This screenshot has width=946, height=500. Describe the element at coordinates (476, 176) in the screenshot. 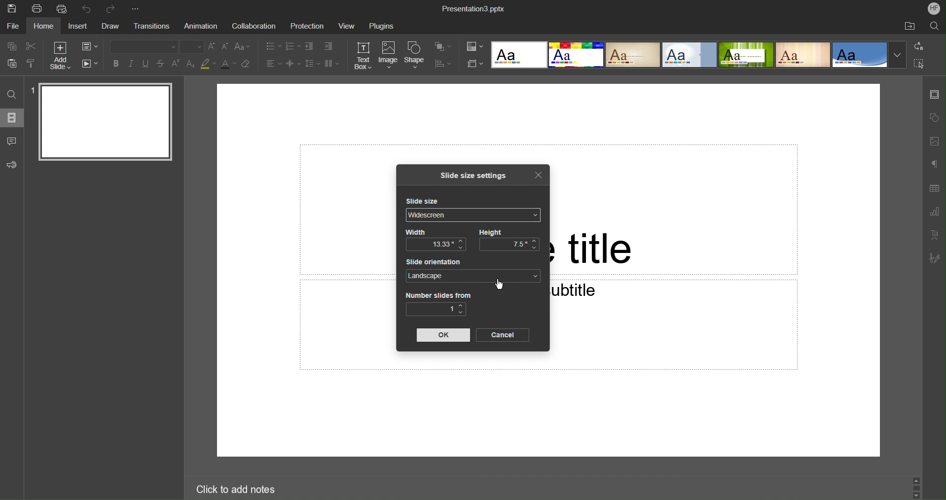

I see `Slide size settings` at that location.